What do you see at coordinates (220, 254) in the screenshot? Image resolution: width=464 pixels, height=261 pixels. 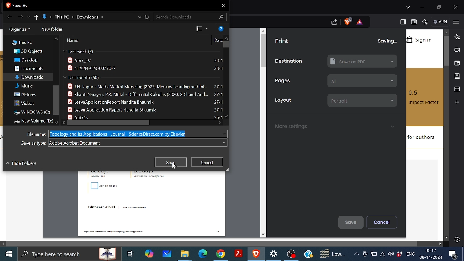 I see `Google Chrome` at bounding box center [220, 254].